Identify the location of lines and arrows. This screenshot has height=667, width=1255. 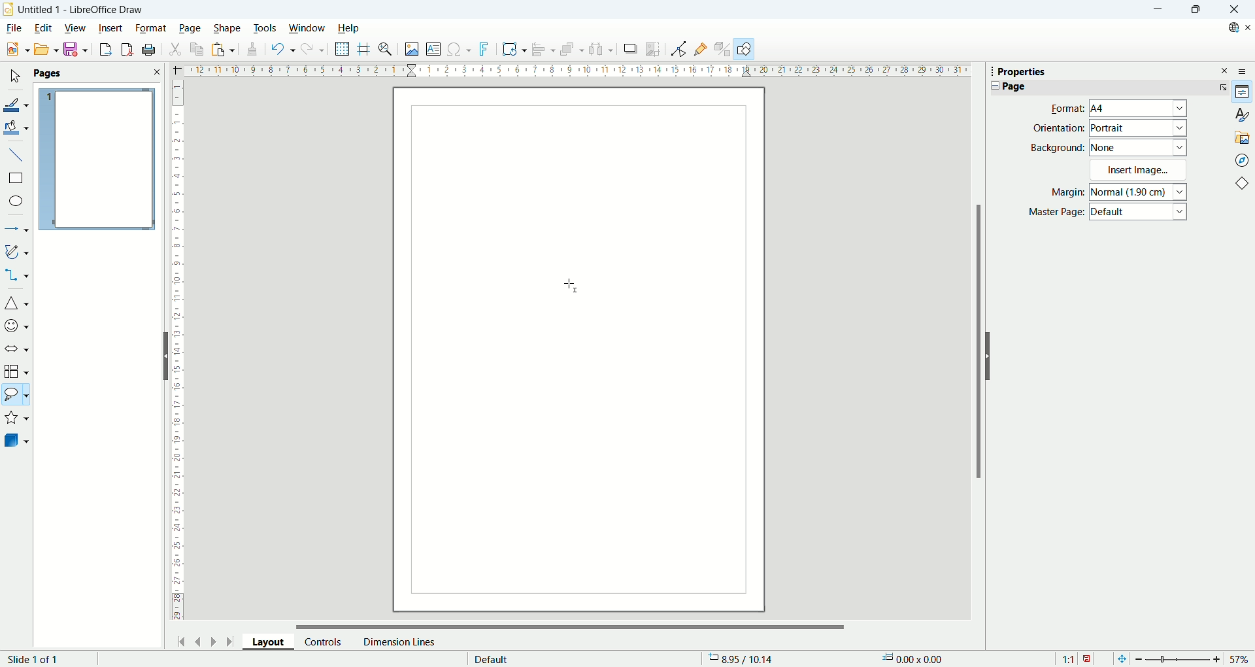
(17, 230).